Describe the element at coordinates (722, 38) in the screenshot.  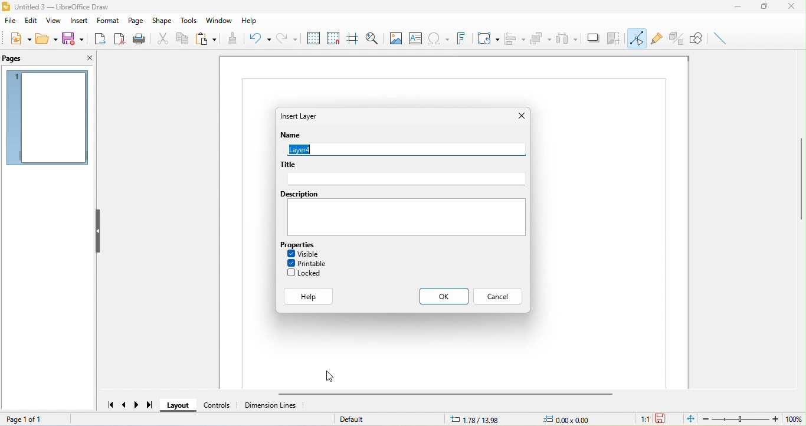
I see `insert line` at that location.